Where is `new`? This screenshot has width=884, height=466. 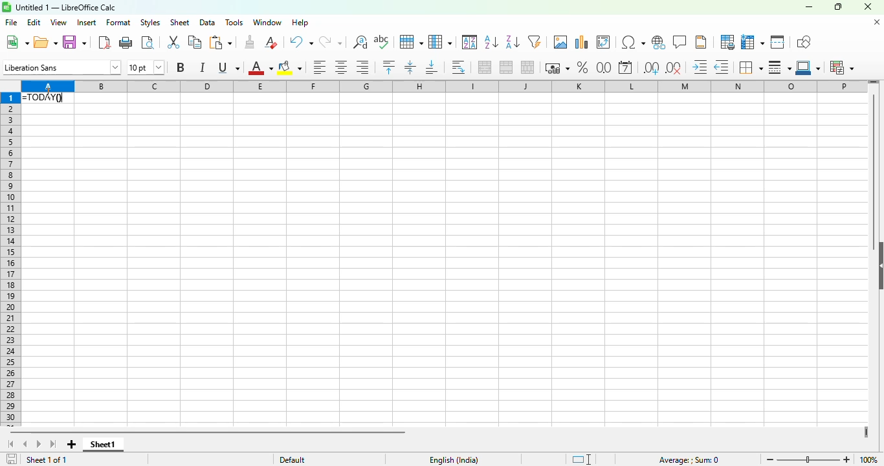 new is located at coordinates (17, 42).